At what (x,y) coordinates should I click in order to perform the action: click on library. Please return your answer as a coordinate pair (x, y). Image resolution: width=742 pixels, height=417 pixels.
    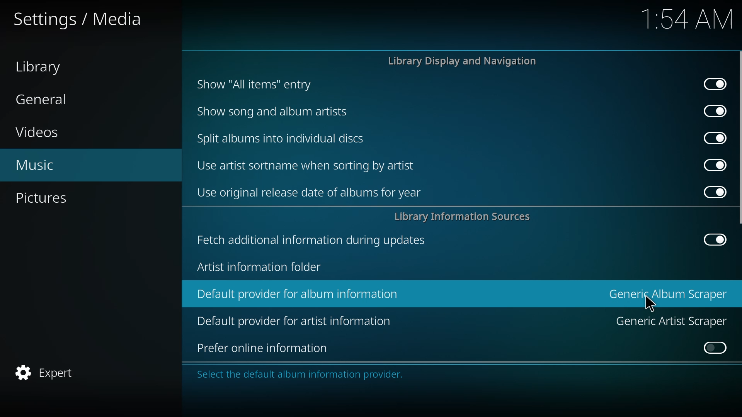
    Looking at the image, I should click on (42, 67).